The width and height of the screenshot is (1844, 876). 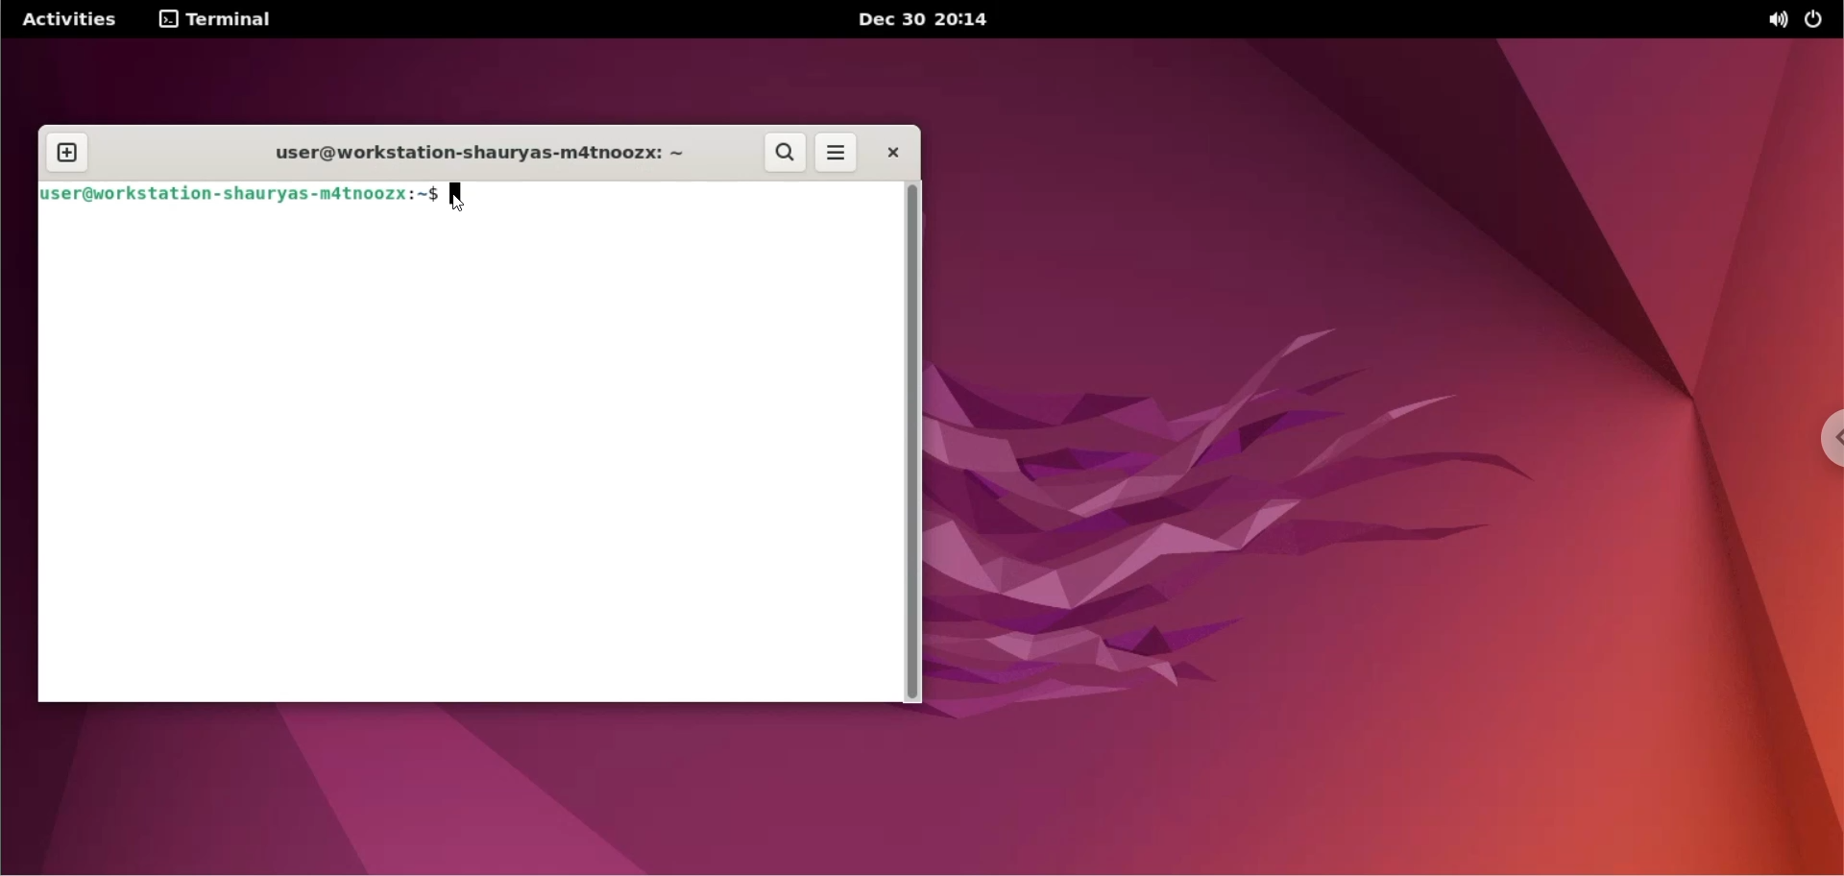 What do you see at coordinates (786, 150) in the screenshot?
I see `search` at bounding box center [786, 150].